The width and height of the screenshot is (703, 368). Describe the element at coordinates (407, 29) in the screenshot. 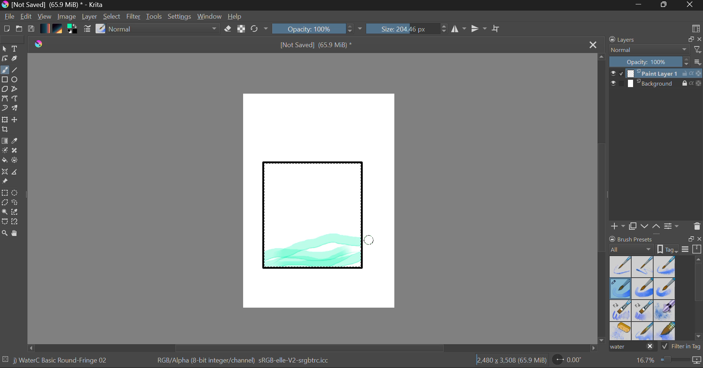

I see `Brush Size` at that location.